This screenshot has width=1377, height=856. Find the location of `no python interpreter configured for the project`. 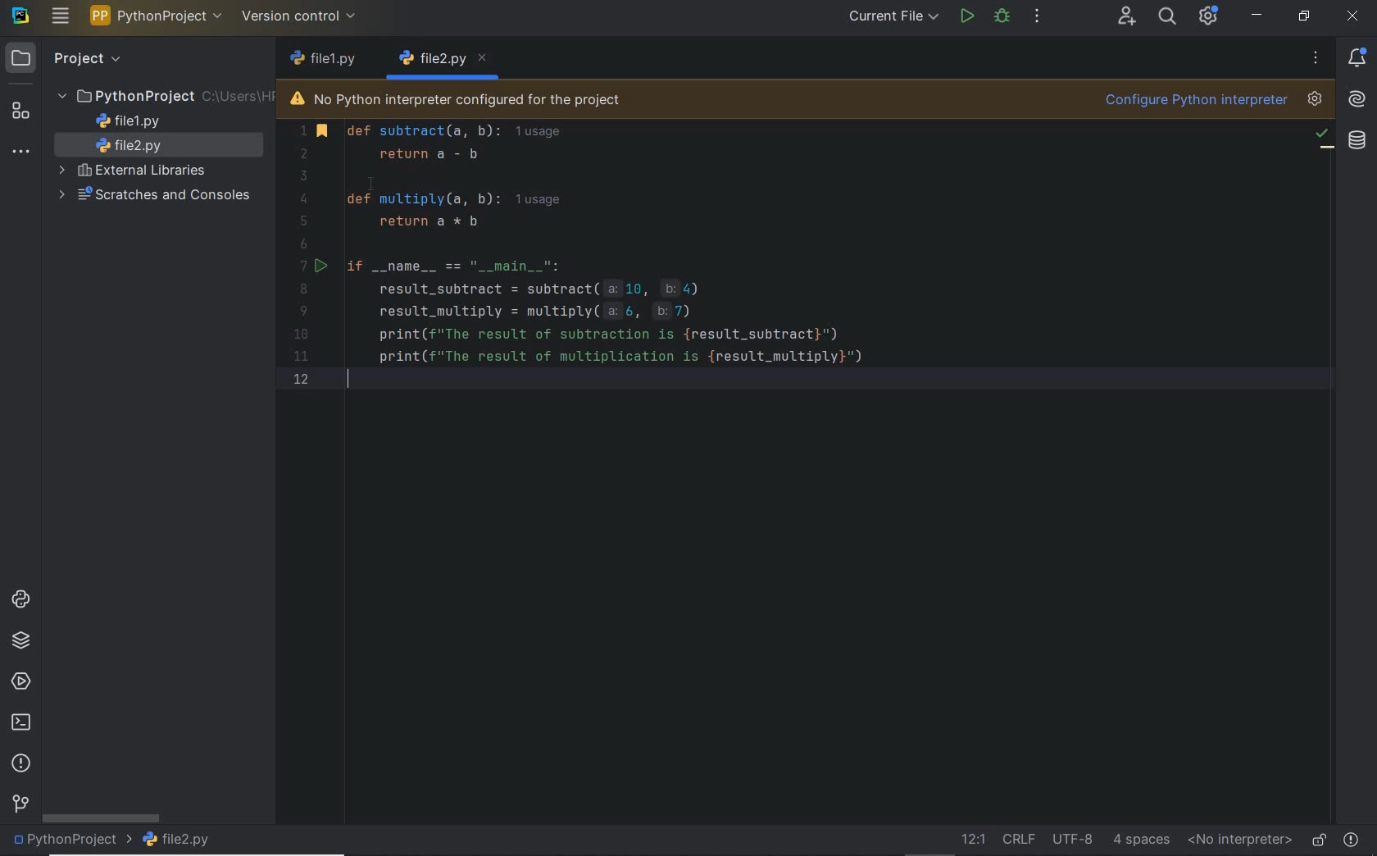

no python interpreter configured for the project is located at coordinates (457, 100).